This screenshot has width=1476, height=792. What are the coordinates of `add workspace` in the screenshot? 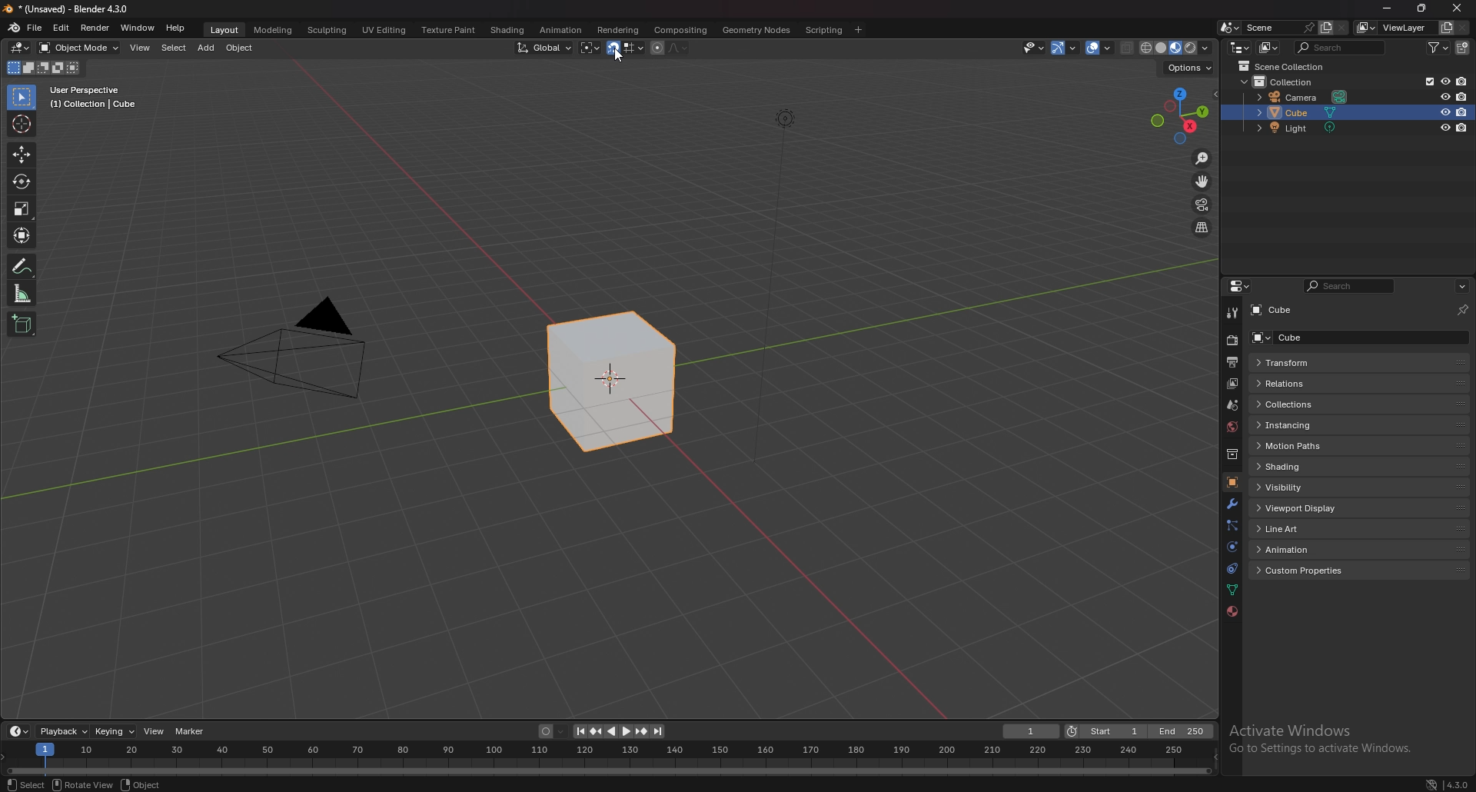 It's located at (857, 30).